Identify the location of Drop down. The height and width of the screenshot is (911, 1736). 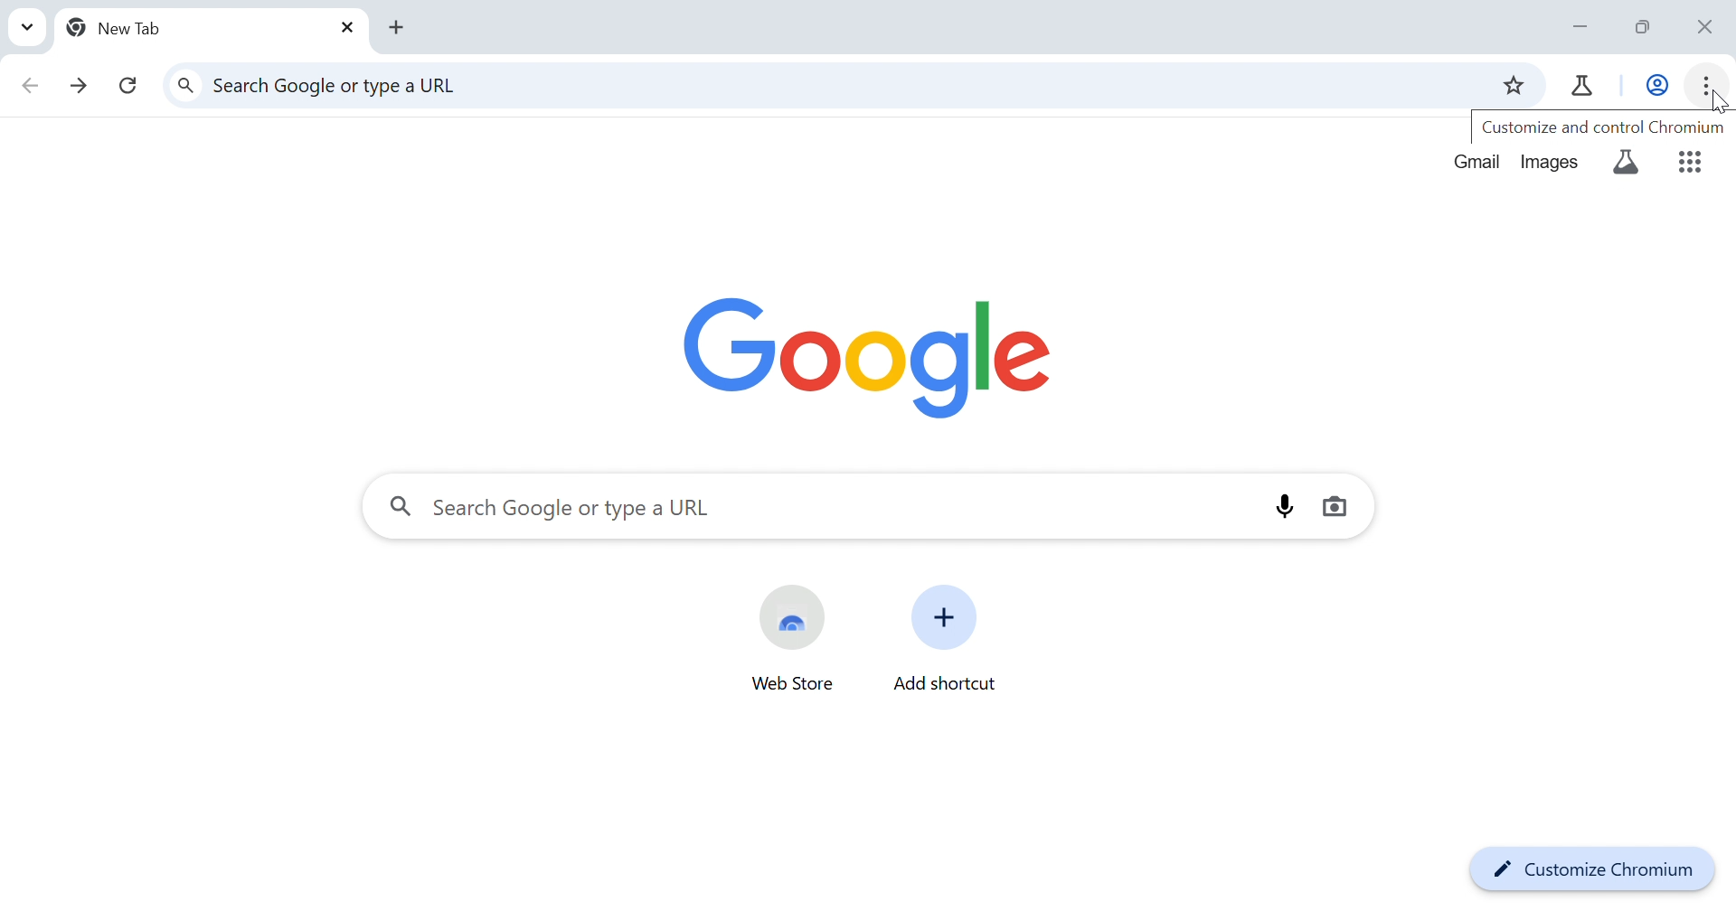
(28, 26).